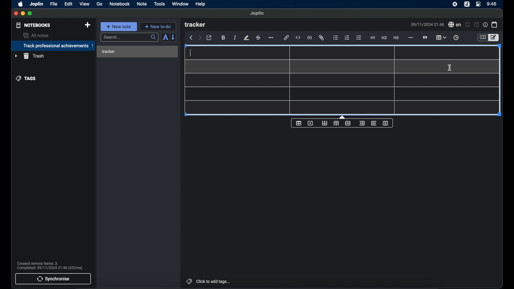 This screenshot has width=514, height=289. Describe the element at coordinates (100, 4) in the screenshot. I see `go` at that location.